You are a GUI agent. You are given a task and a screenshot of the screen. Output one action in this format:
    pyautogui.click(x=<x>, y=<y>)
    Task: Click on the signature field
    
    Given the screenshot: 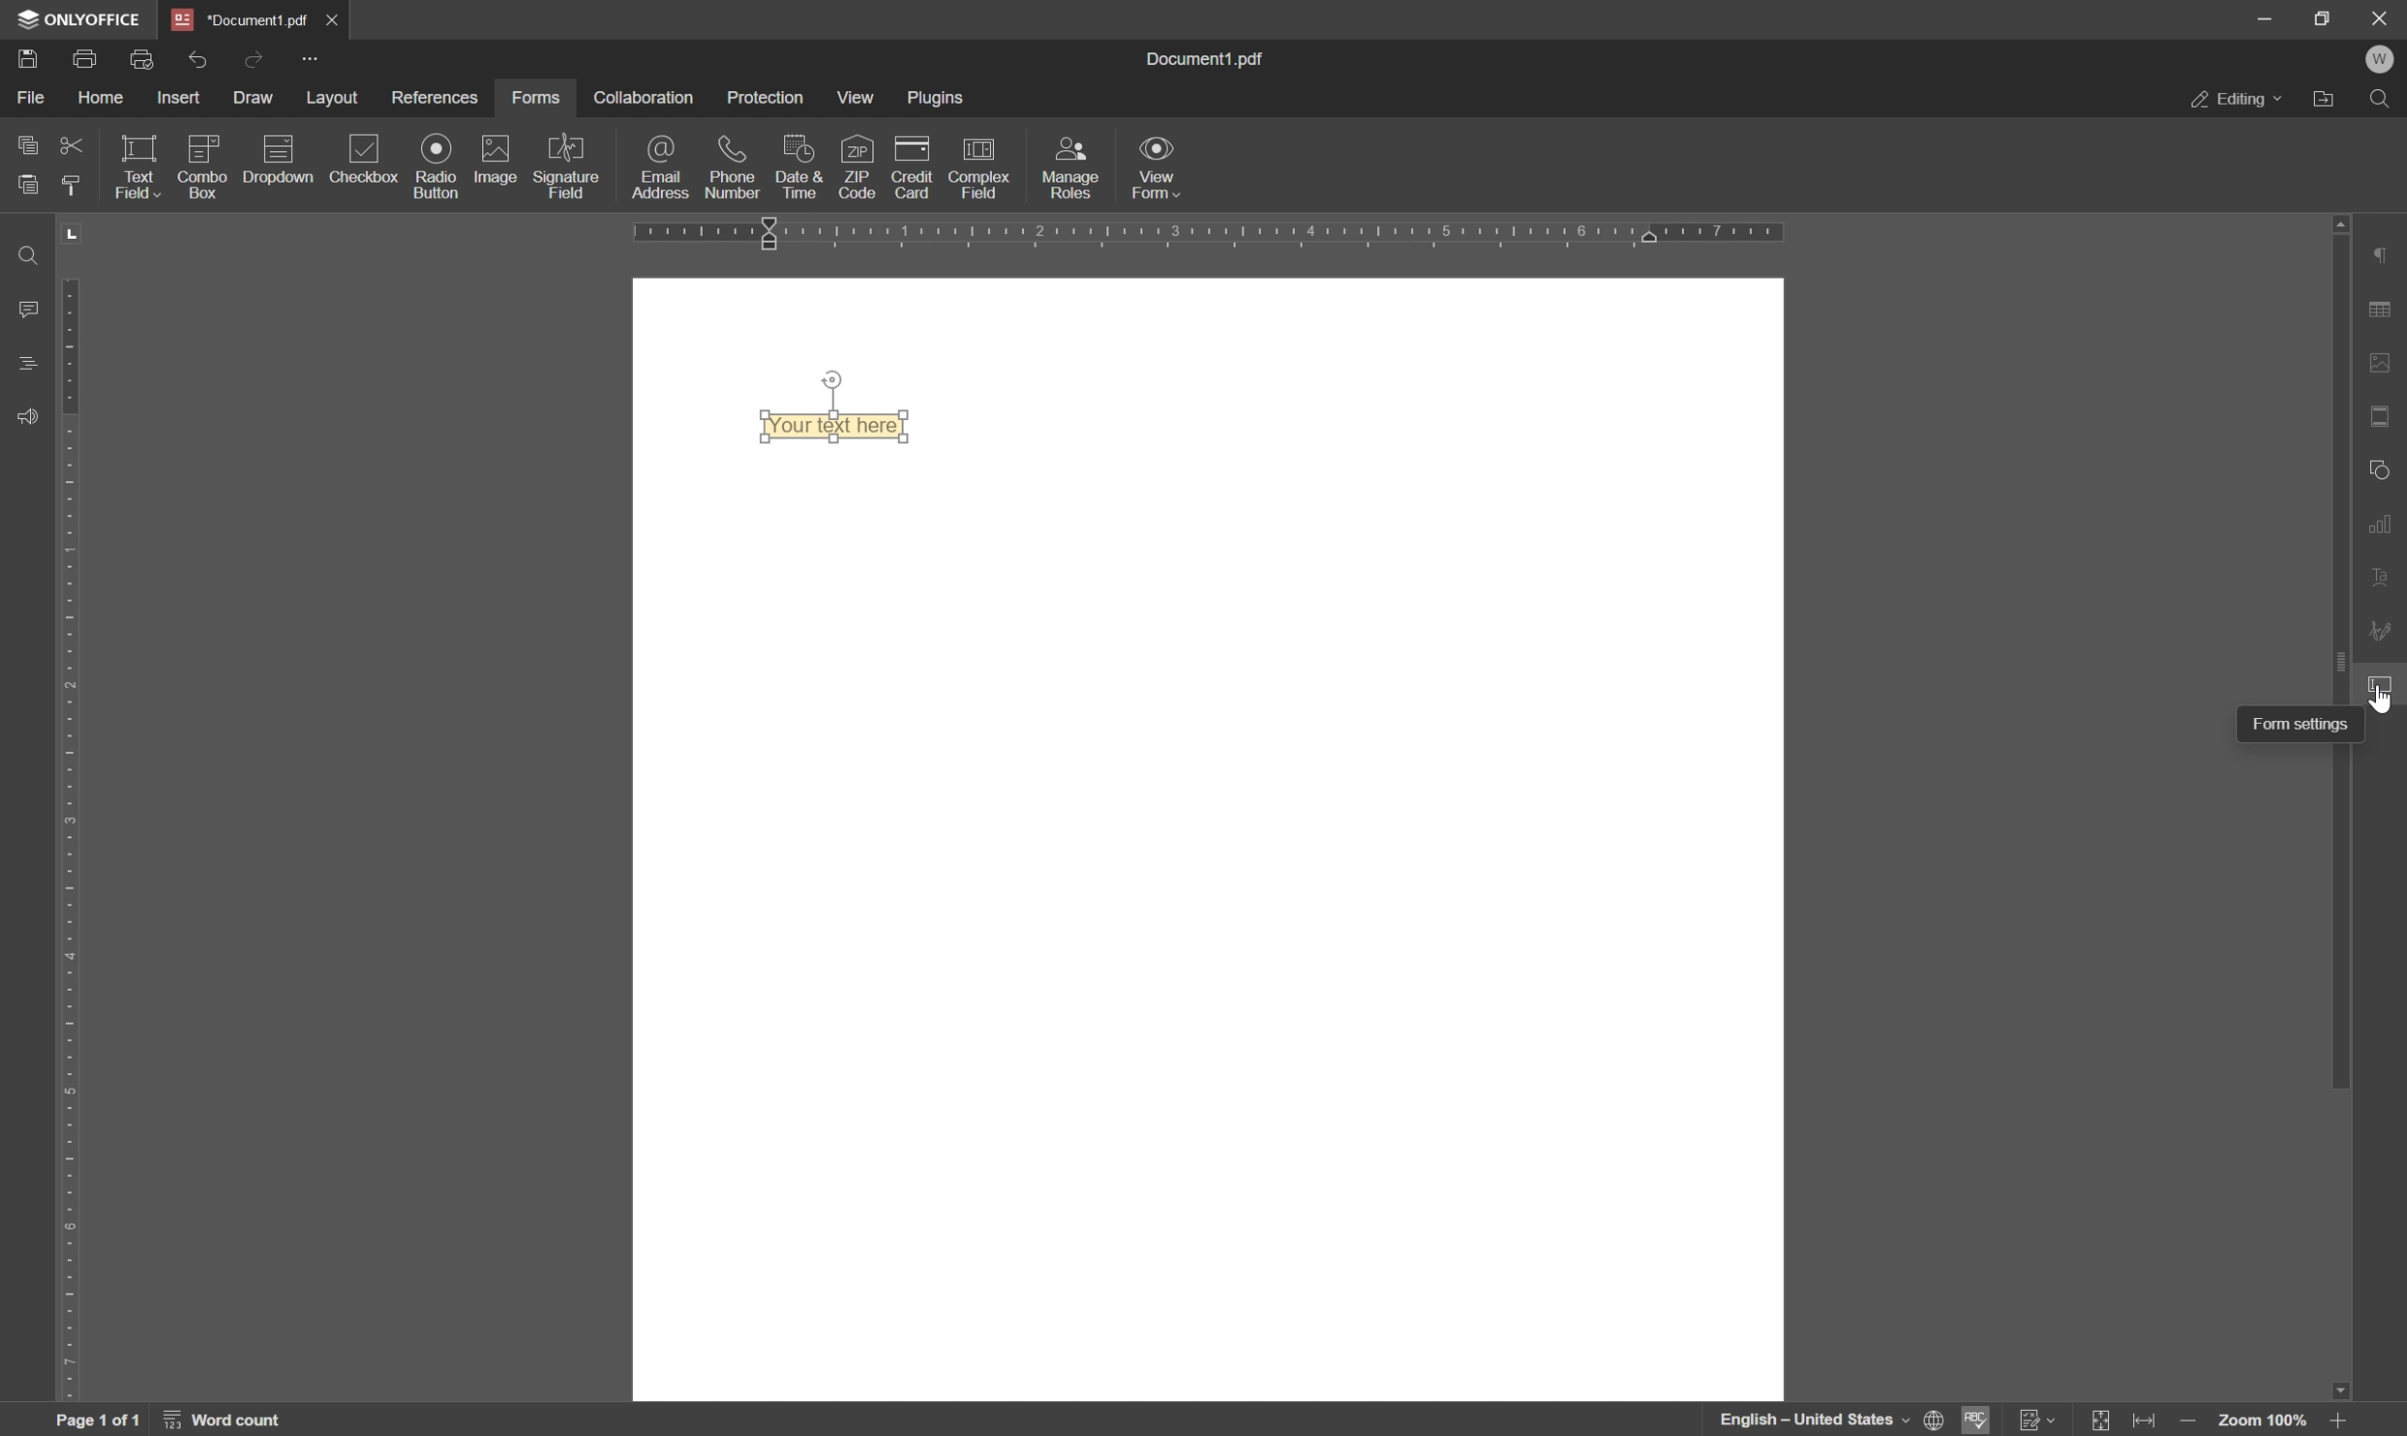 What is the action you would take?
    pyautogui.click(x=573, y=165)
    